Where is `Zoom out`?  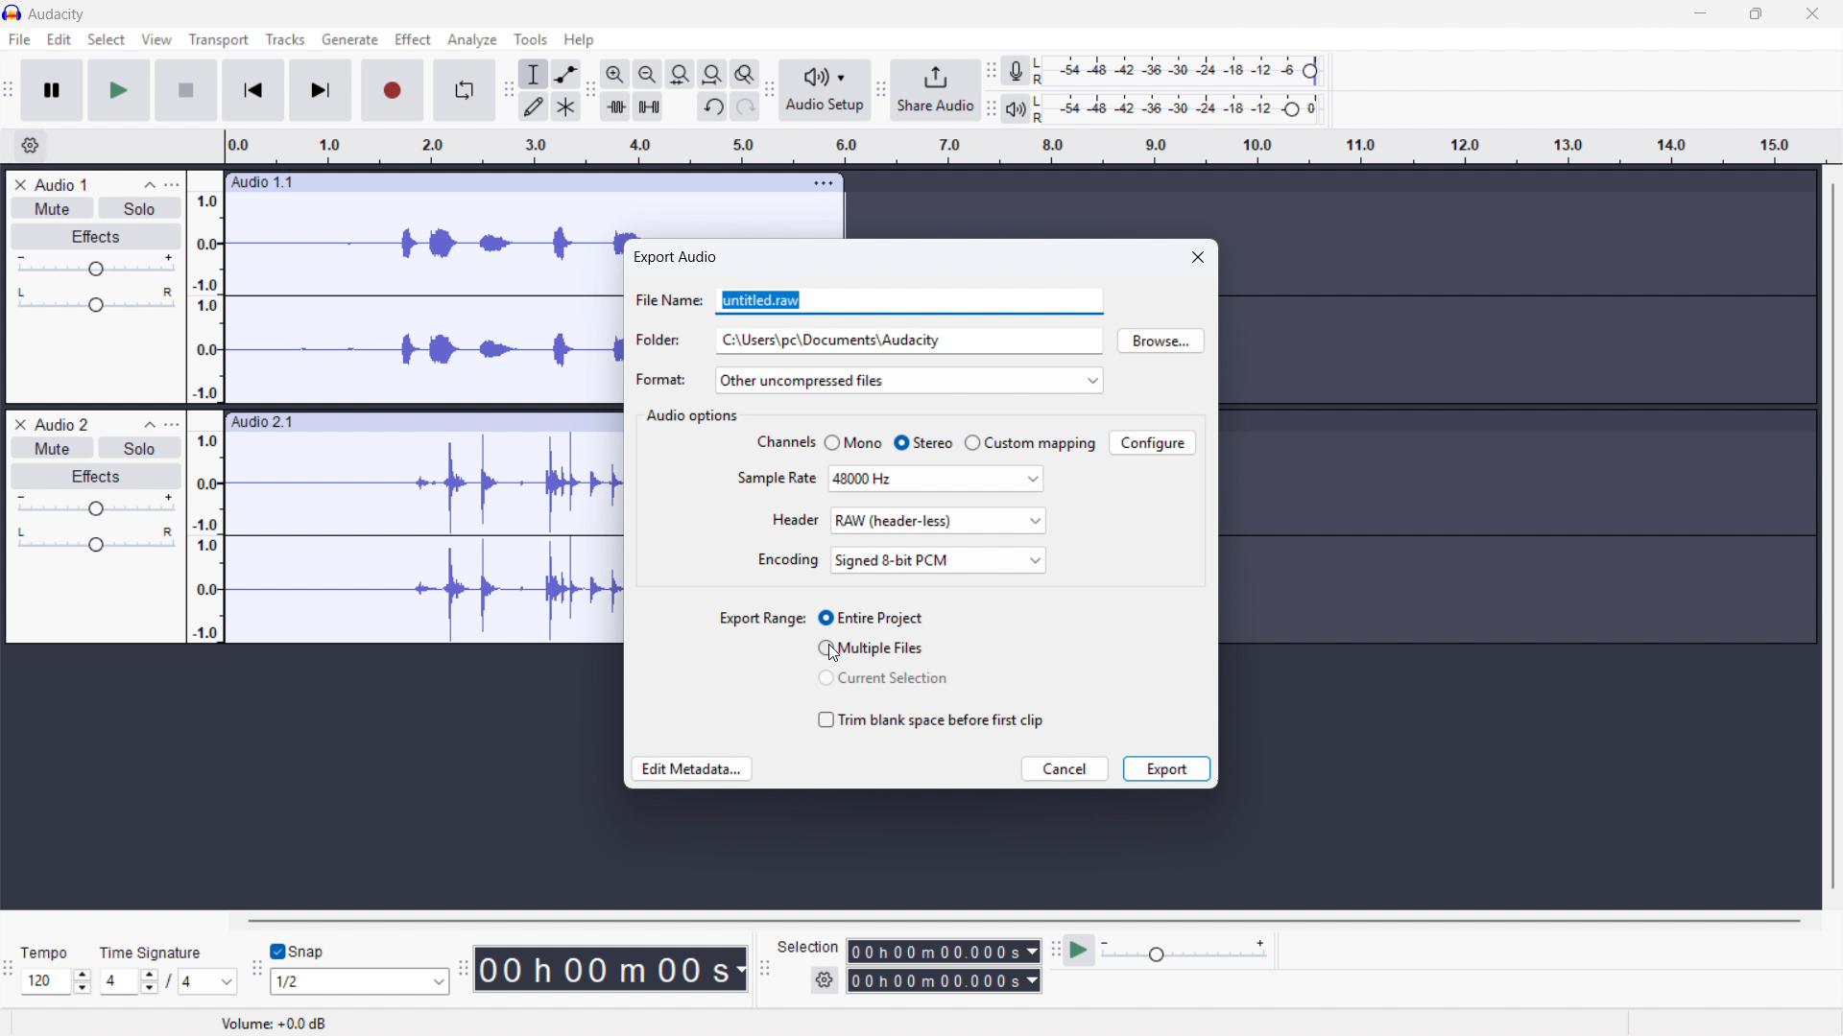 Zoom out is located at coordinates (648, 74).